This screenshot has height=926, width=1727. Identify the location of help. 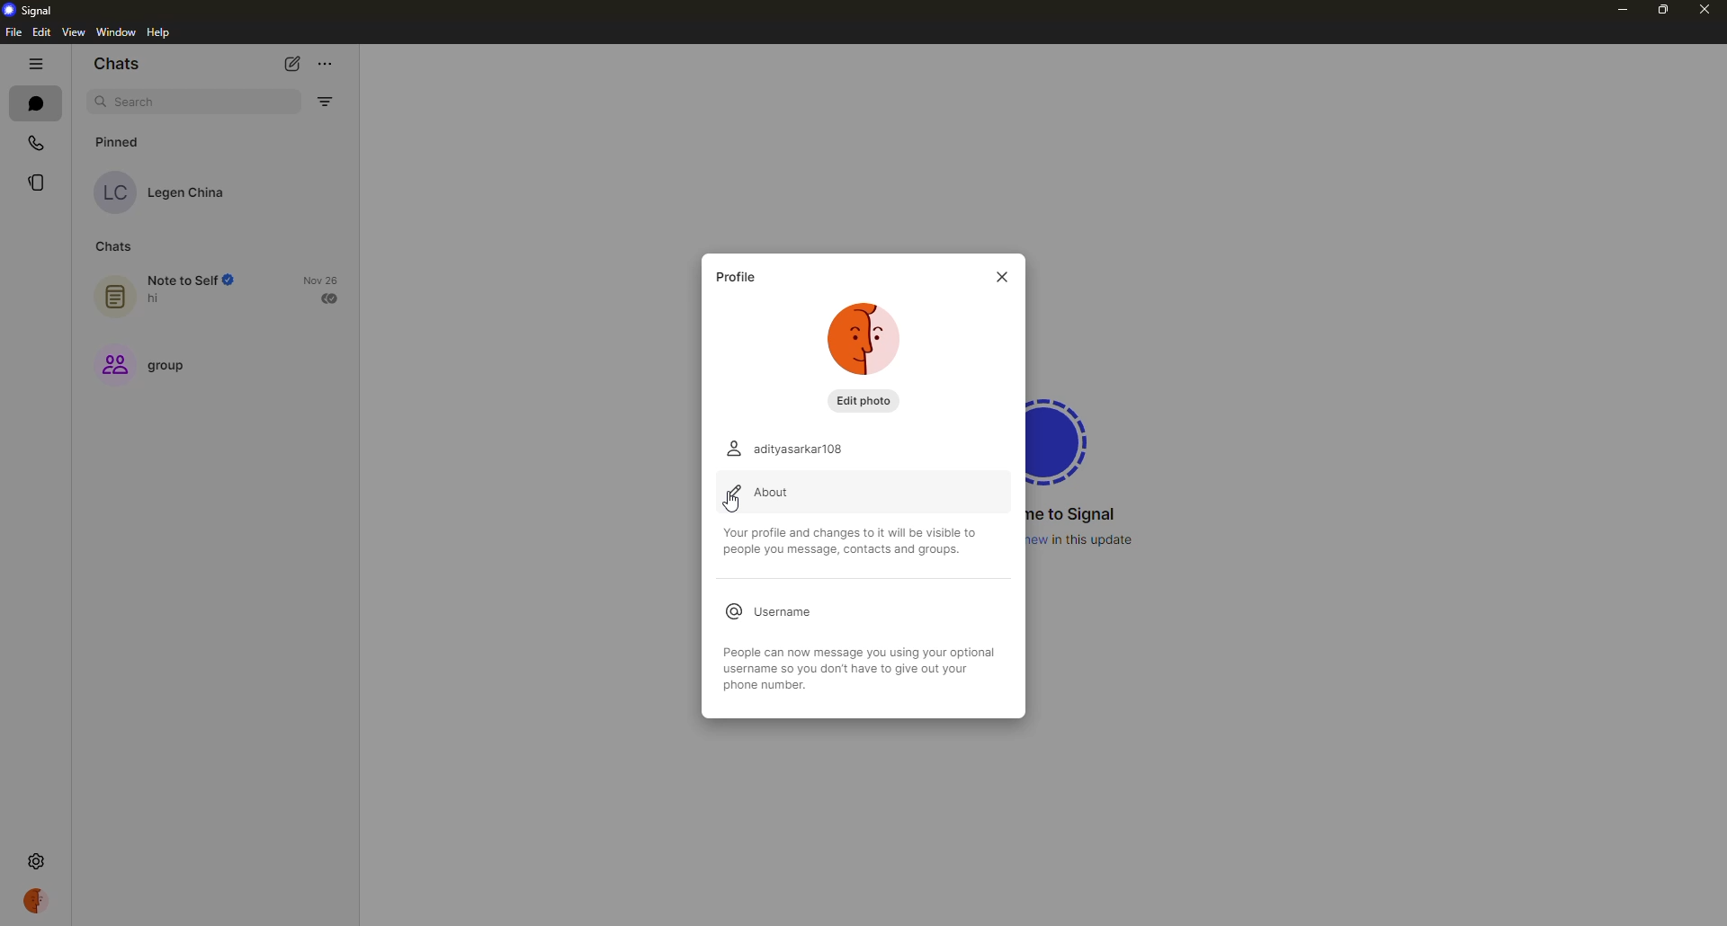
(160, 33).